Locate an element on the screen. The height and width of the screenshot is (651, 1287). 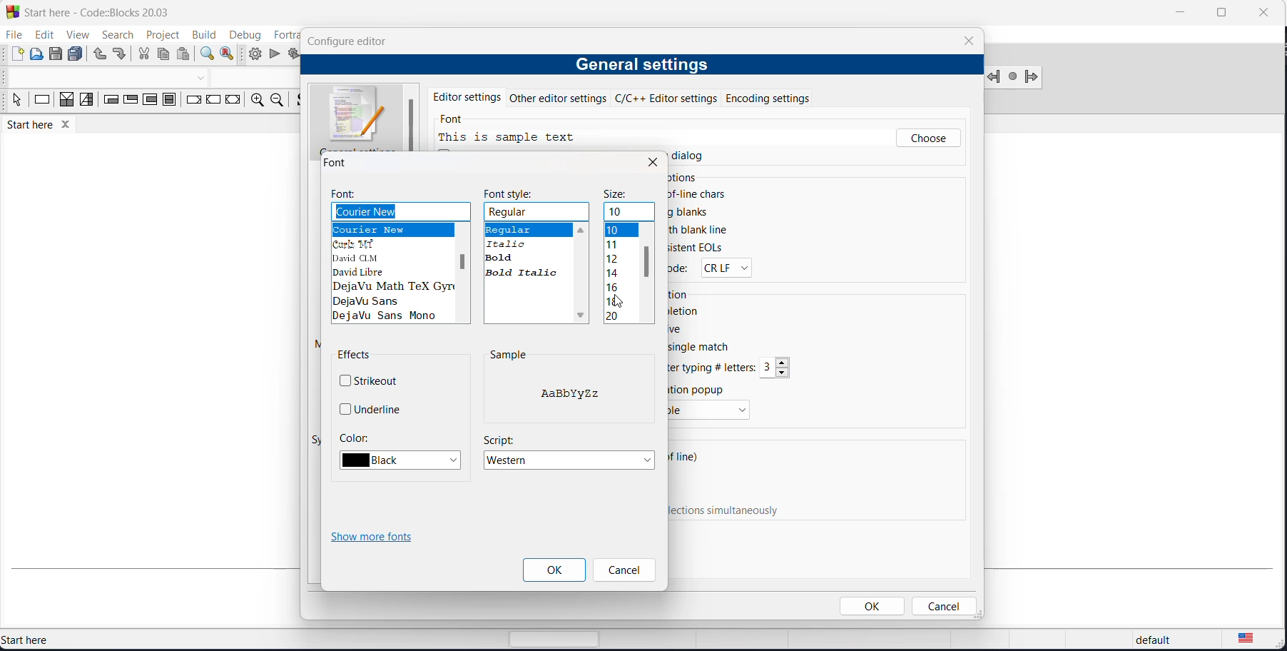
color is located at coordinates (354, 437).